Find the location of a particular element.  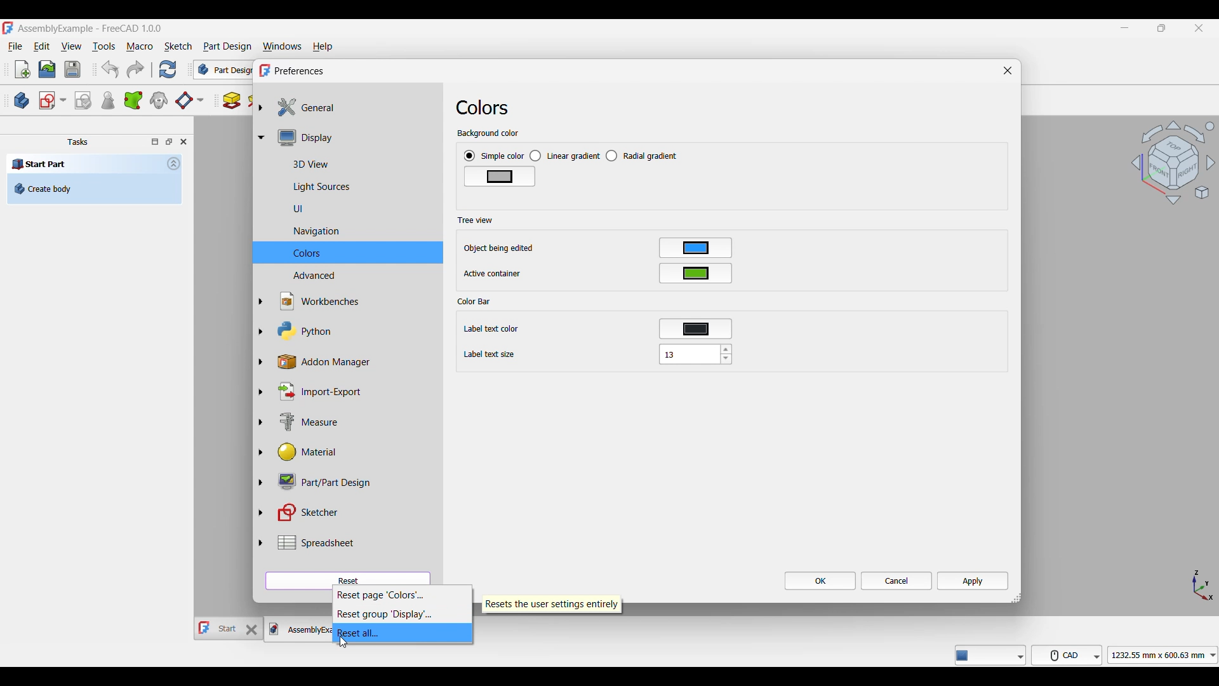

Check geometry is located at coordinates (107, 100).